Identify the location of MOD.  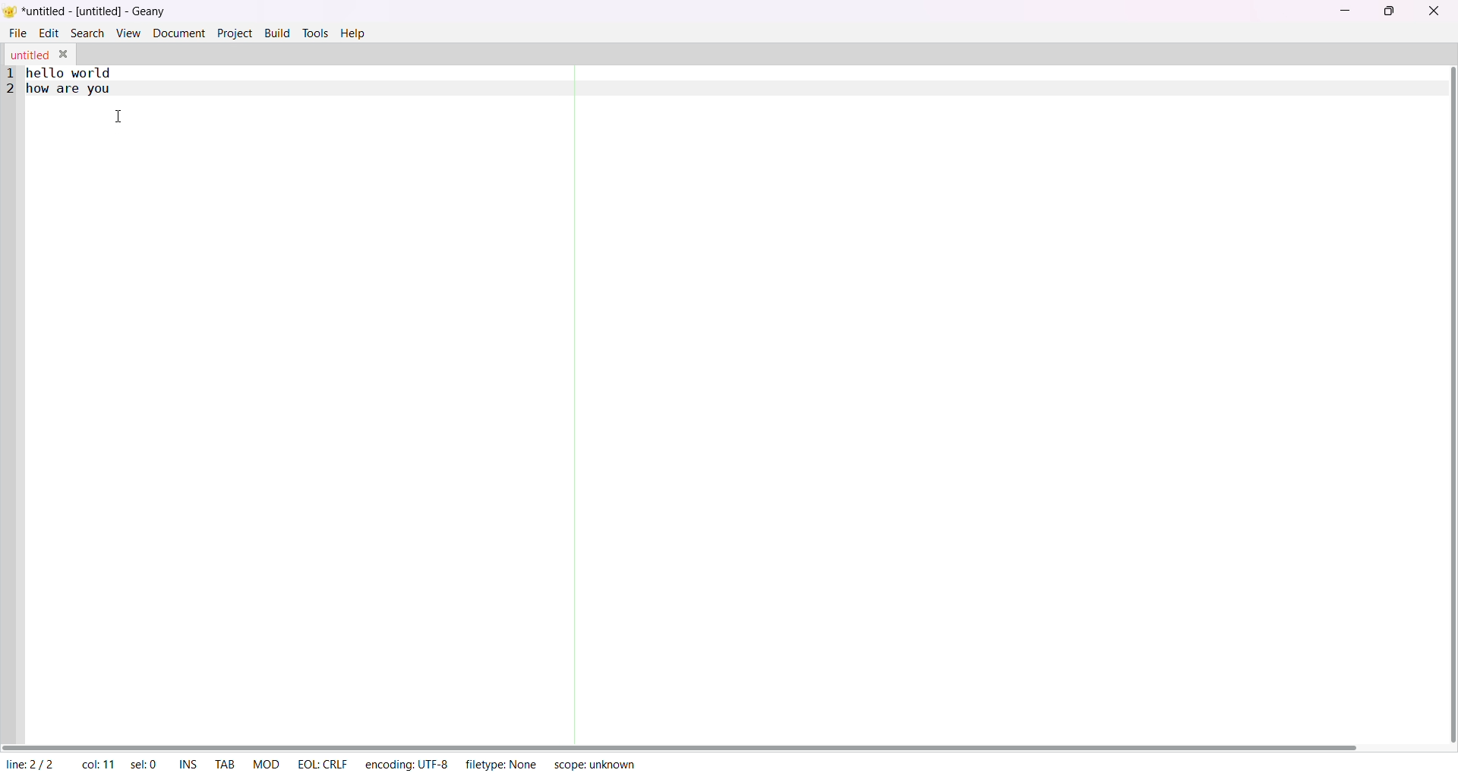
(264, 762).